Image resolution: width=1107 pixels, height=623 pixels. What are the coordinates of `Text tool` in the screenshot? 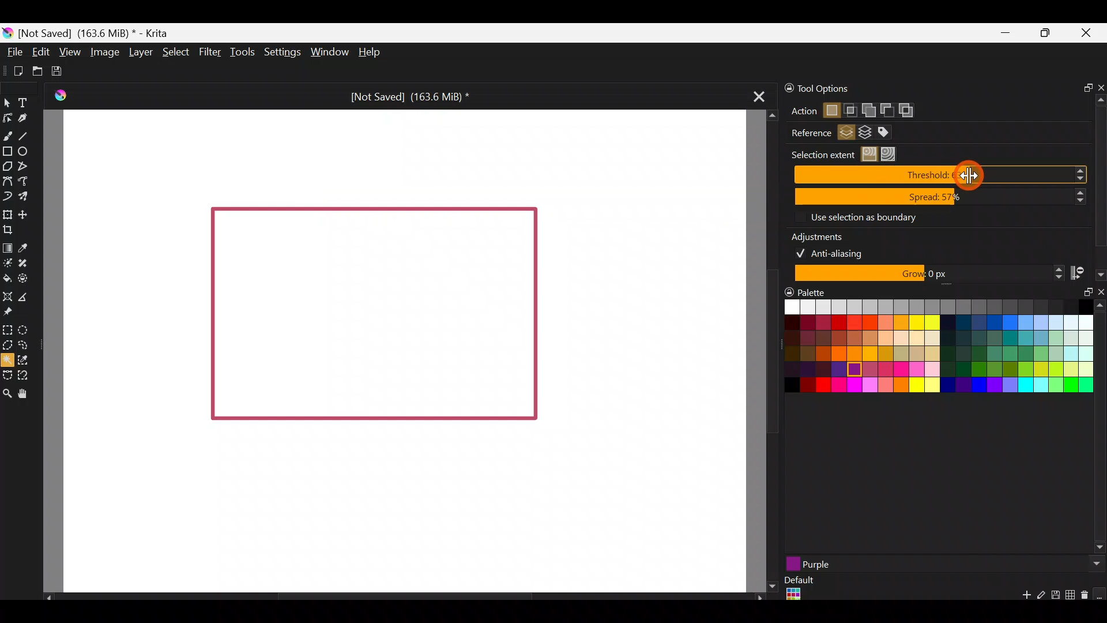 It's located at (24, 101).